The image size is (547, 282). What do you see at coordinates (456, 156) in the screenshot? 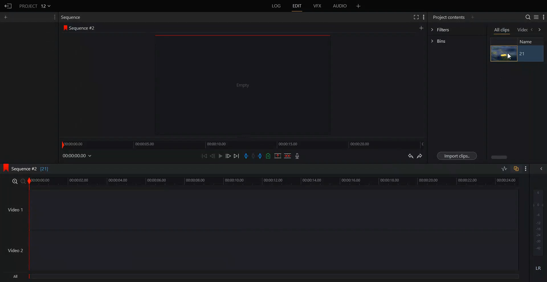
I see `Import clips` at bounding box center [456, 156].